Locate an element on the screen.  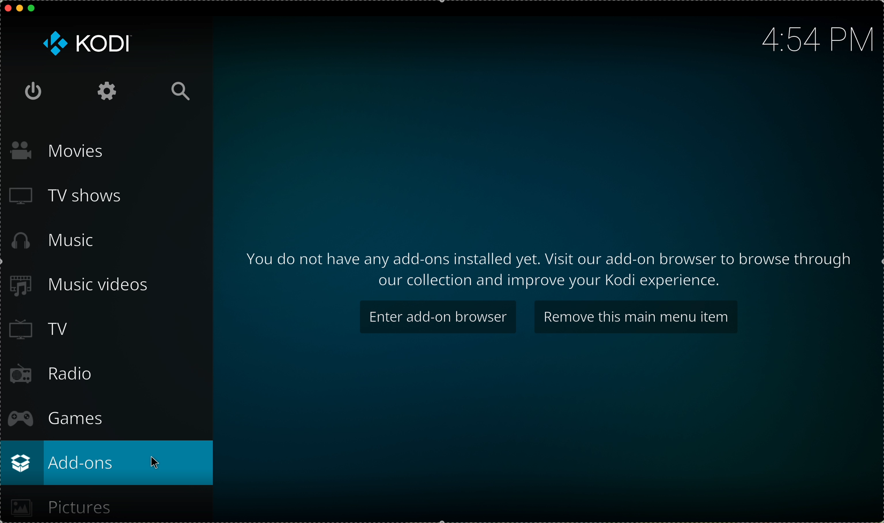
hour is located at coordinates (816, 38).